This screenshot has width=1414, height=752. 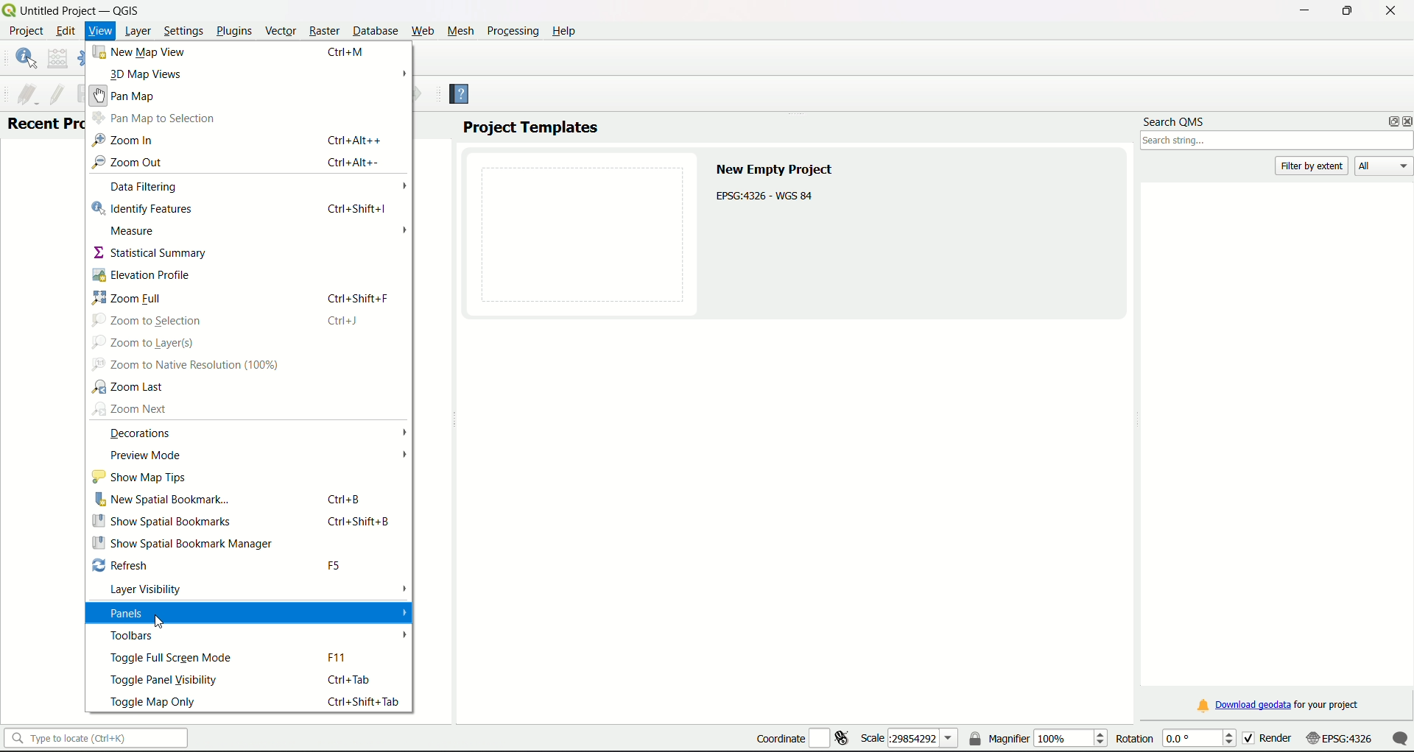 What do you see at coordinates (154, 118) in the screenshot?
I see `Pan Map to Selection` at bounding box center [154, 118].